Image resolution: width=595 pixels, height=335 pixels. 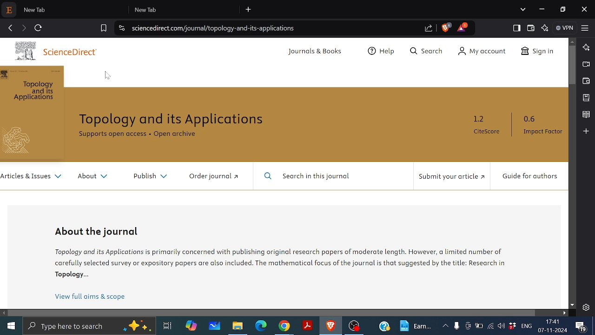 What do you see at coordinates (529, 177) in the screenshot?
I see `Guide for authors` at bounding box center [529, 177].